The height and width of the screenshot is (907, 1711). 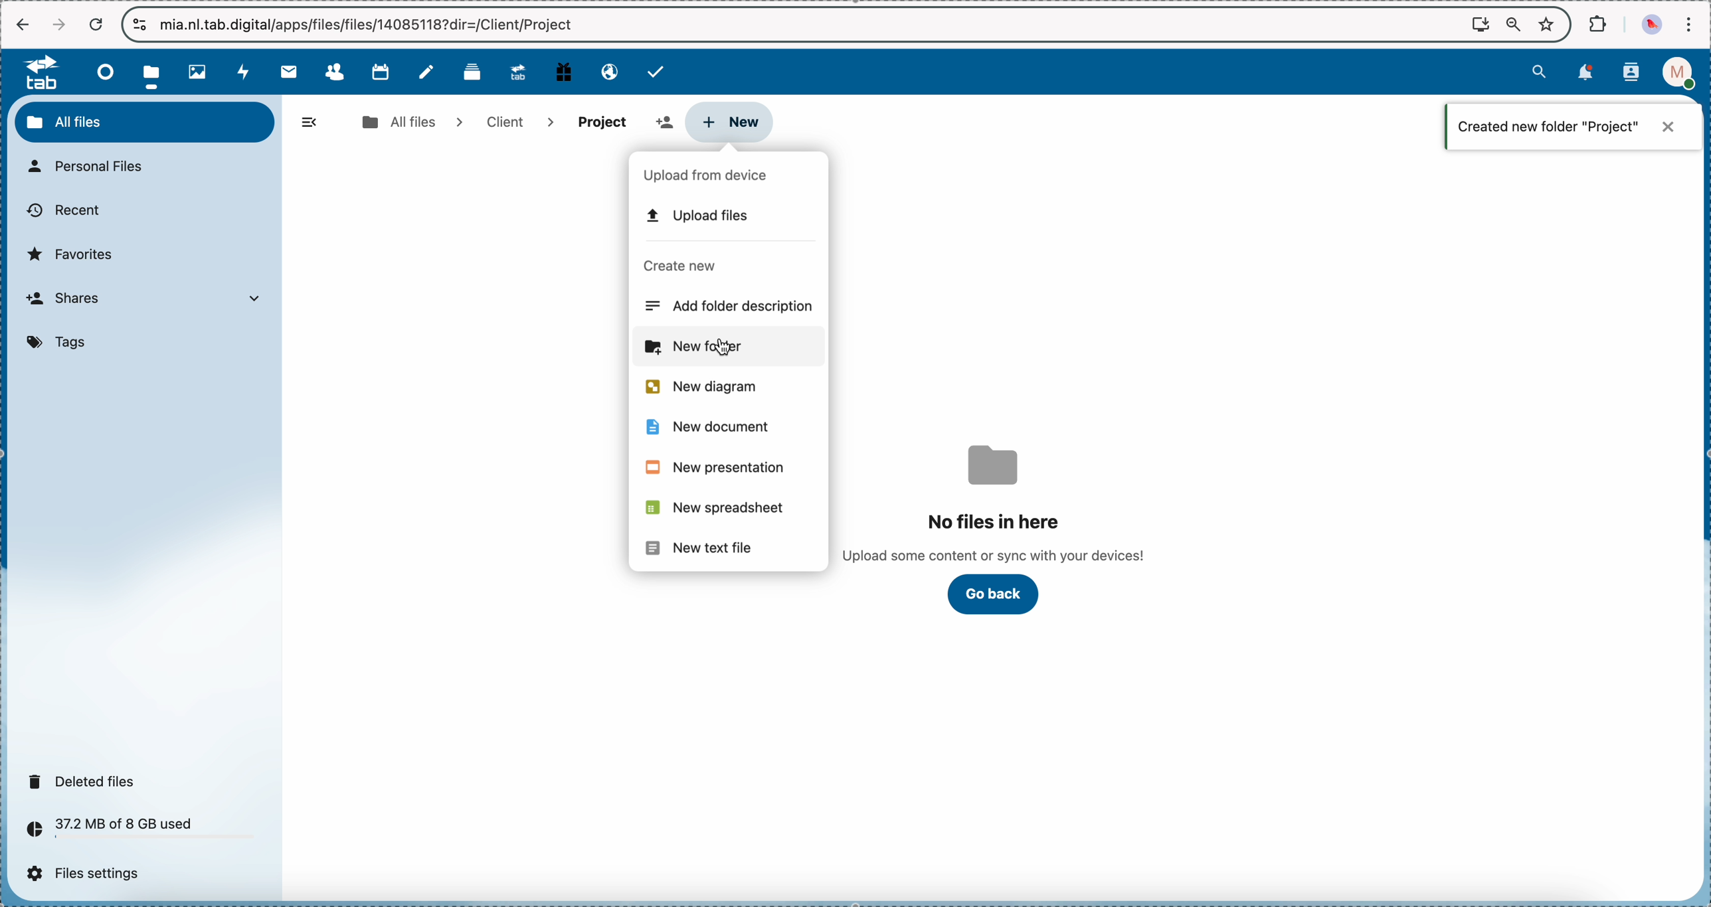 I want to click on upload files, so click(x=699, y=215).